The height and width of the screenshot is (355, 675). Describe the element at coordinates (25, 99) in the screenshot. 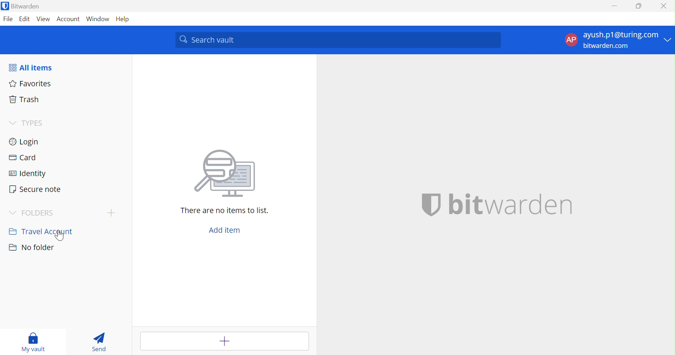

I see `Trash` at that location.